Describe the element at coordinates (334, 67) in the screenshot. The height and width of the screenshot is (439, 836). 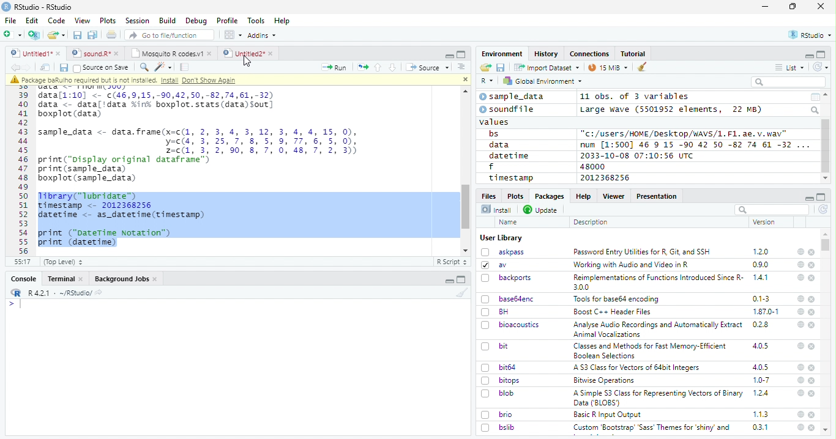
I see `Run the current line` at that location.